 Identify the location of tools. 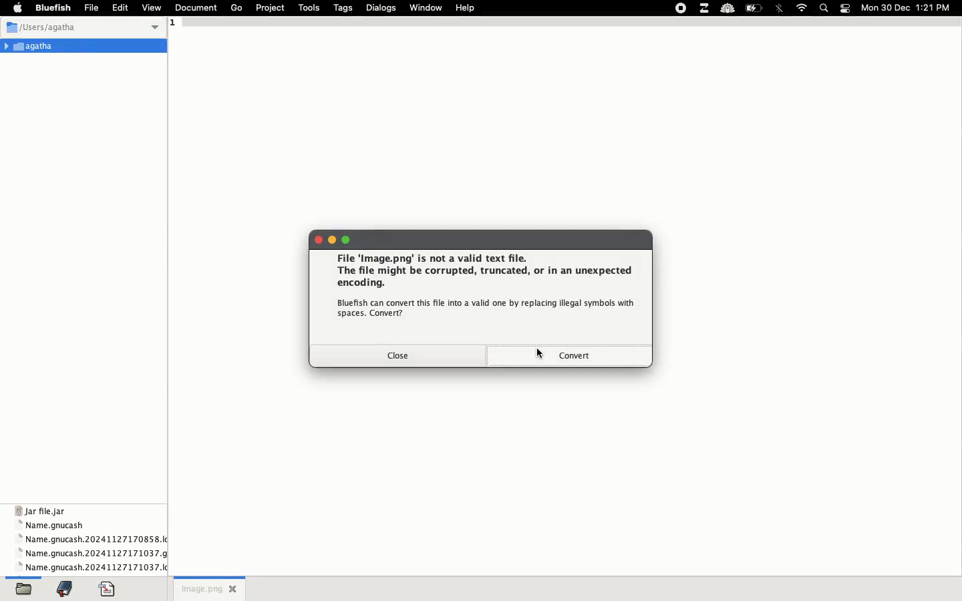
(311, 7).